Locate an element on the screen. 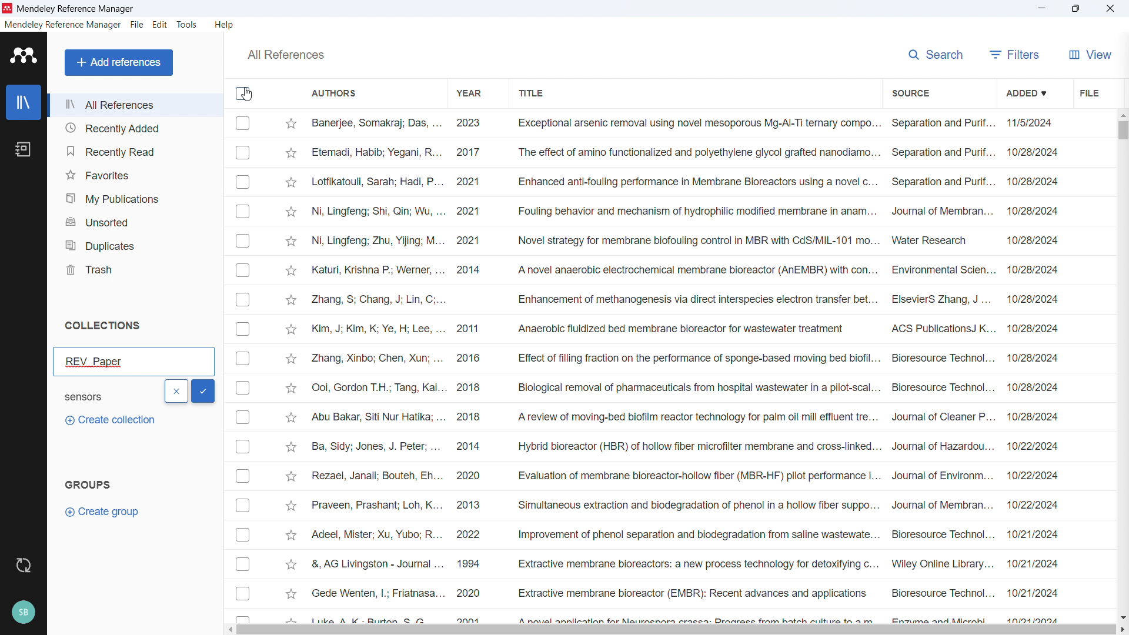  Select all entries  is located at coordinates (243, 93).